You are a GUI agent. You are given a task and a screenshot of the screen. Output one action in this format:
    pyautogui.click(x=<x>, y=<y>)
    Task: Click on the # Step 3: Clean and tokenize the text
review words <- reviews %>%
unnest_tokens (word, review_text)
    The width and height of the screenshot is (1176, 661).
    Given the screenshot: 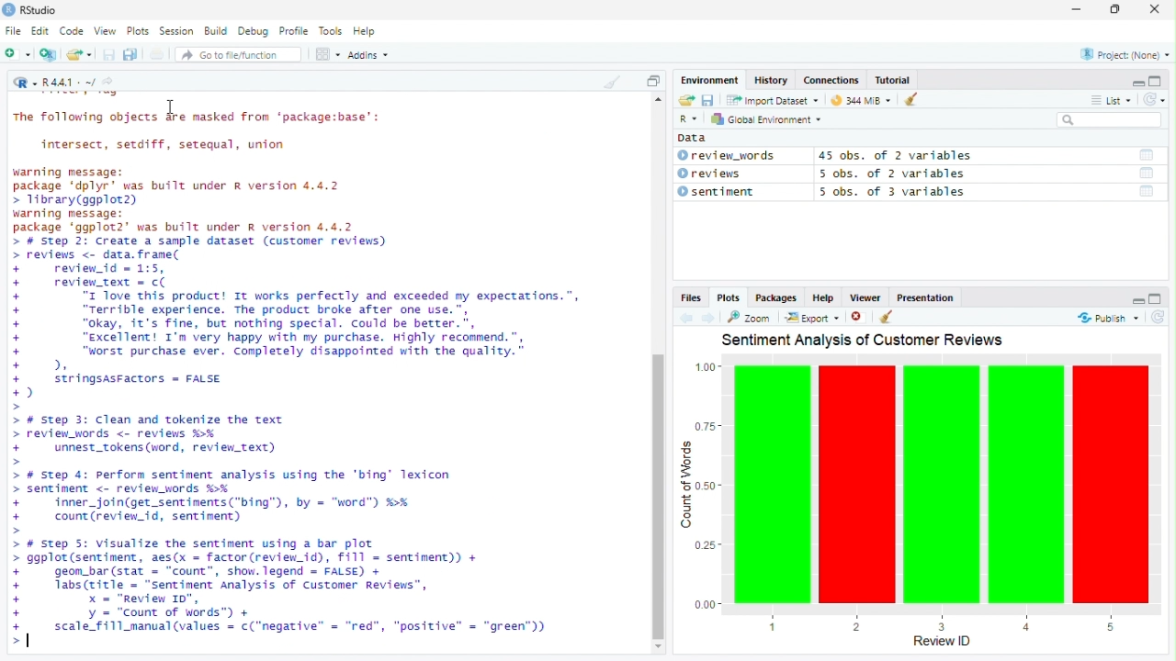 What is the action you would take?
    pyautogui.click(x=153, y=435)
    